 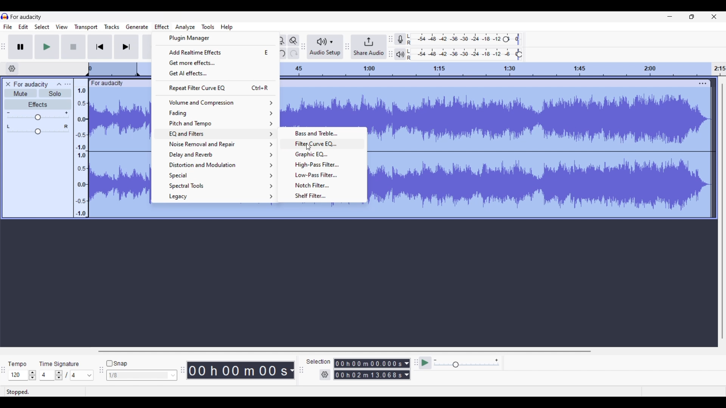 I want to click on Redo, so click(x=293, y=53).